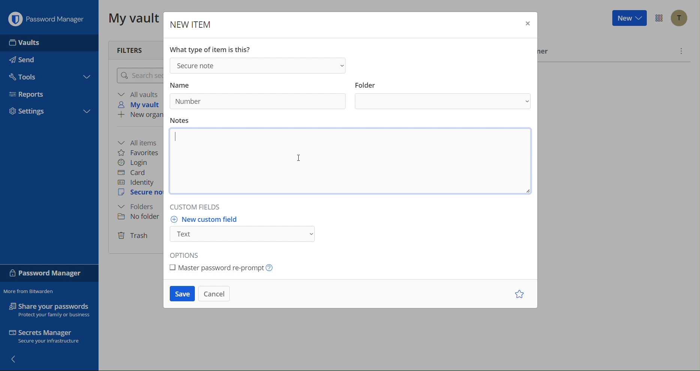 The image size is (700, 371). Describe the element at coordinates (47, 18) in the screenshot. I see `Password Manager` at that location.